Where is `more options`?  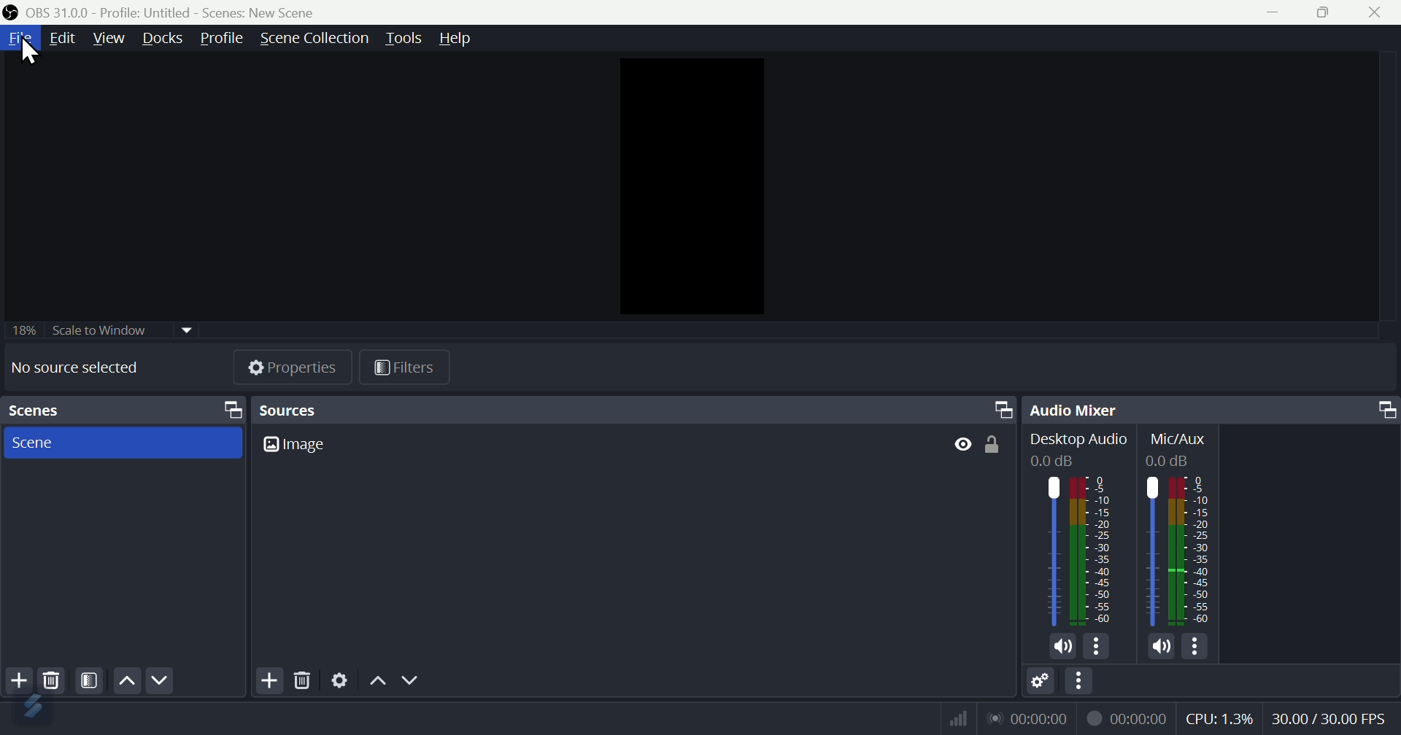
more options is located at coordinates (1100, 647).